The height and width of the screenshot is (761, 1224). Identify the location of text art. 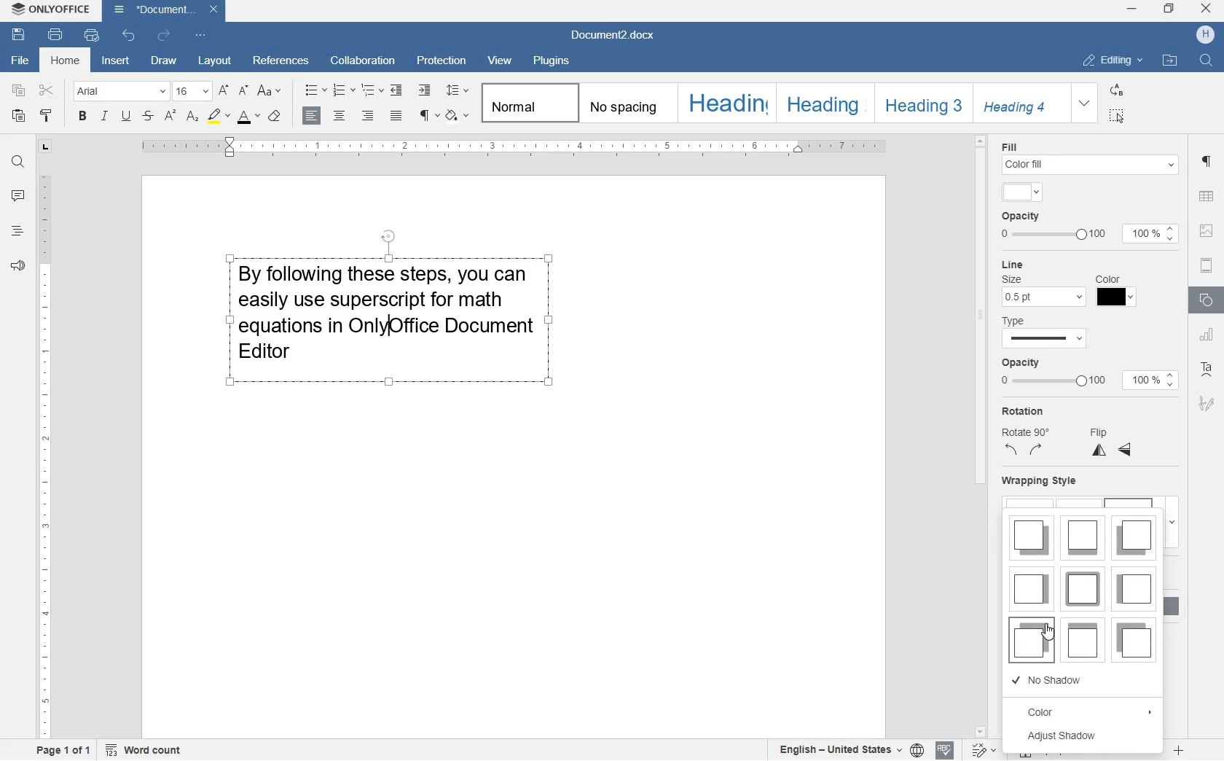
(1207, 371).